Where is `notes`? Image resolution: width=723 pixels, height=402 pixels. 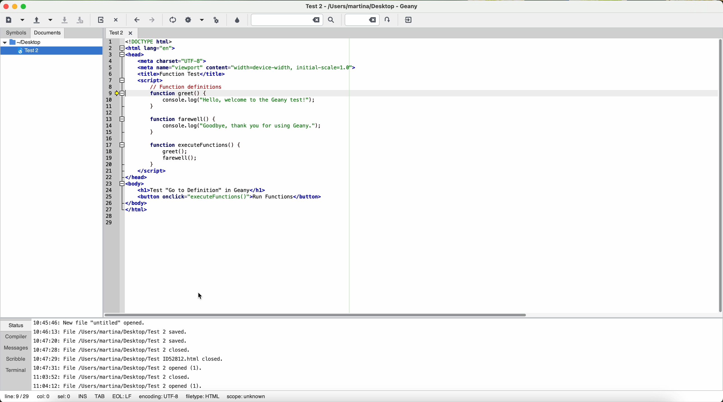 notes is located at coordinates (142, 355).